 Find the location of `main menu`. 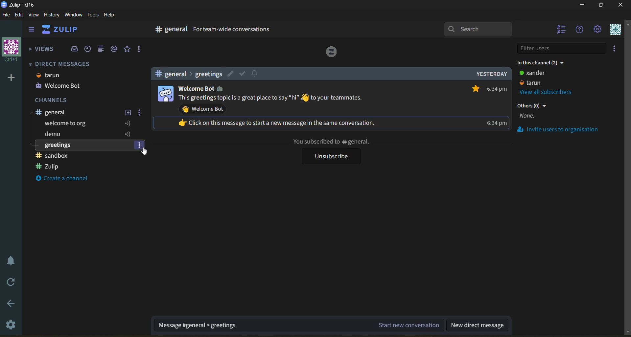

main menu is located at coordinates (599, 30).